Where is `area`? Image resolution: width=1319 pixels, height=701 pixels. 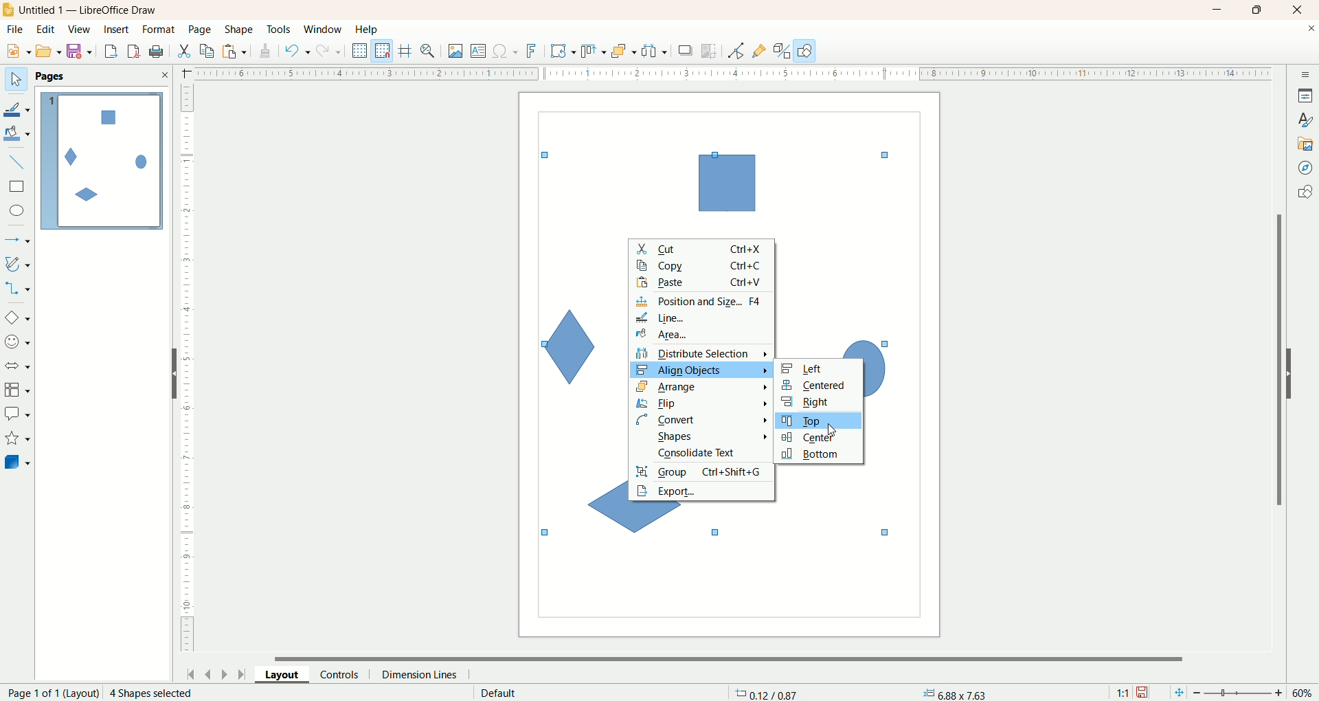 area is located at coordinates (699, 335).